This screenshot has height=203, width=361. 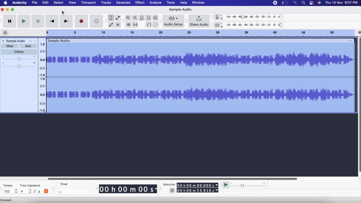 I want to click on Tools, so click(x=171, y=3).